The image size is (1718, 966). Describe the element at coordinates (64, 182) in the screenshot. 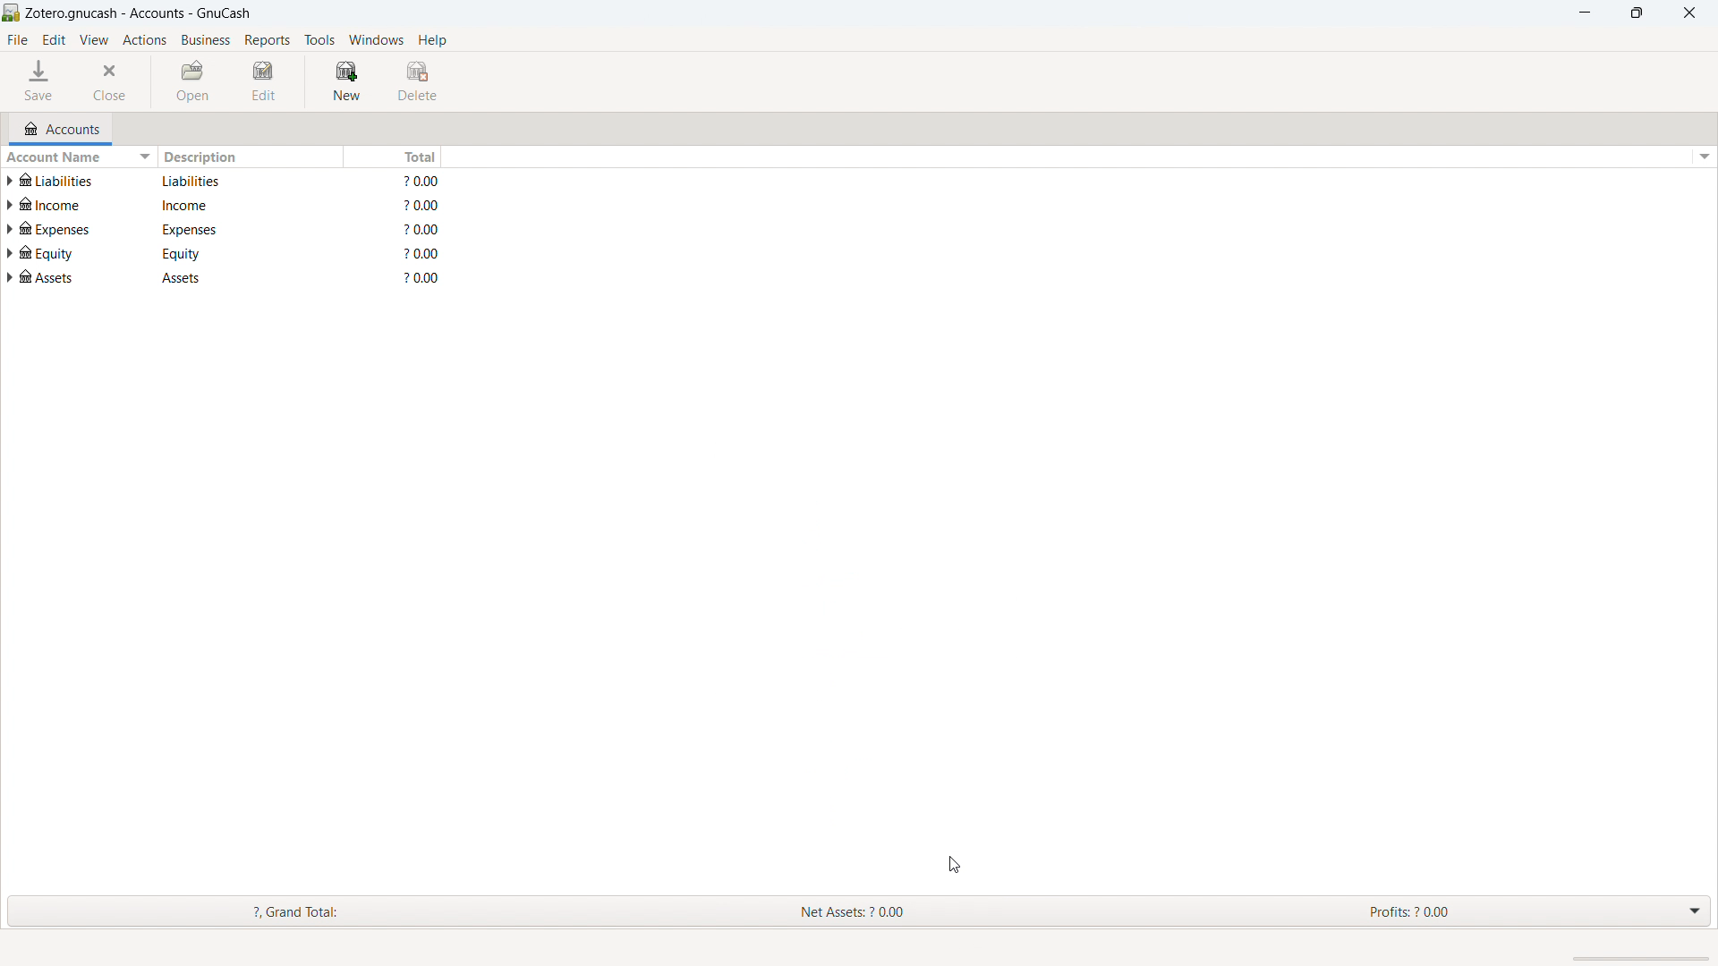

I see `account name` at that location.